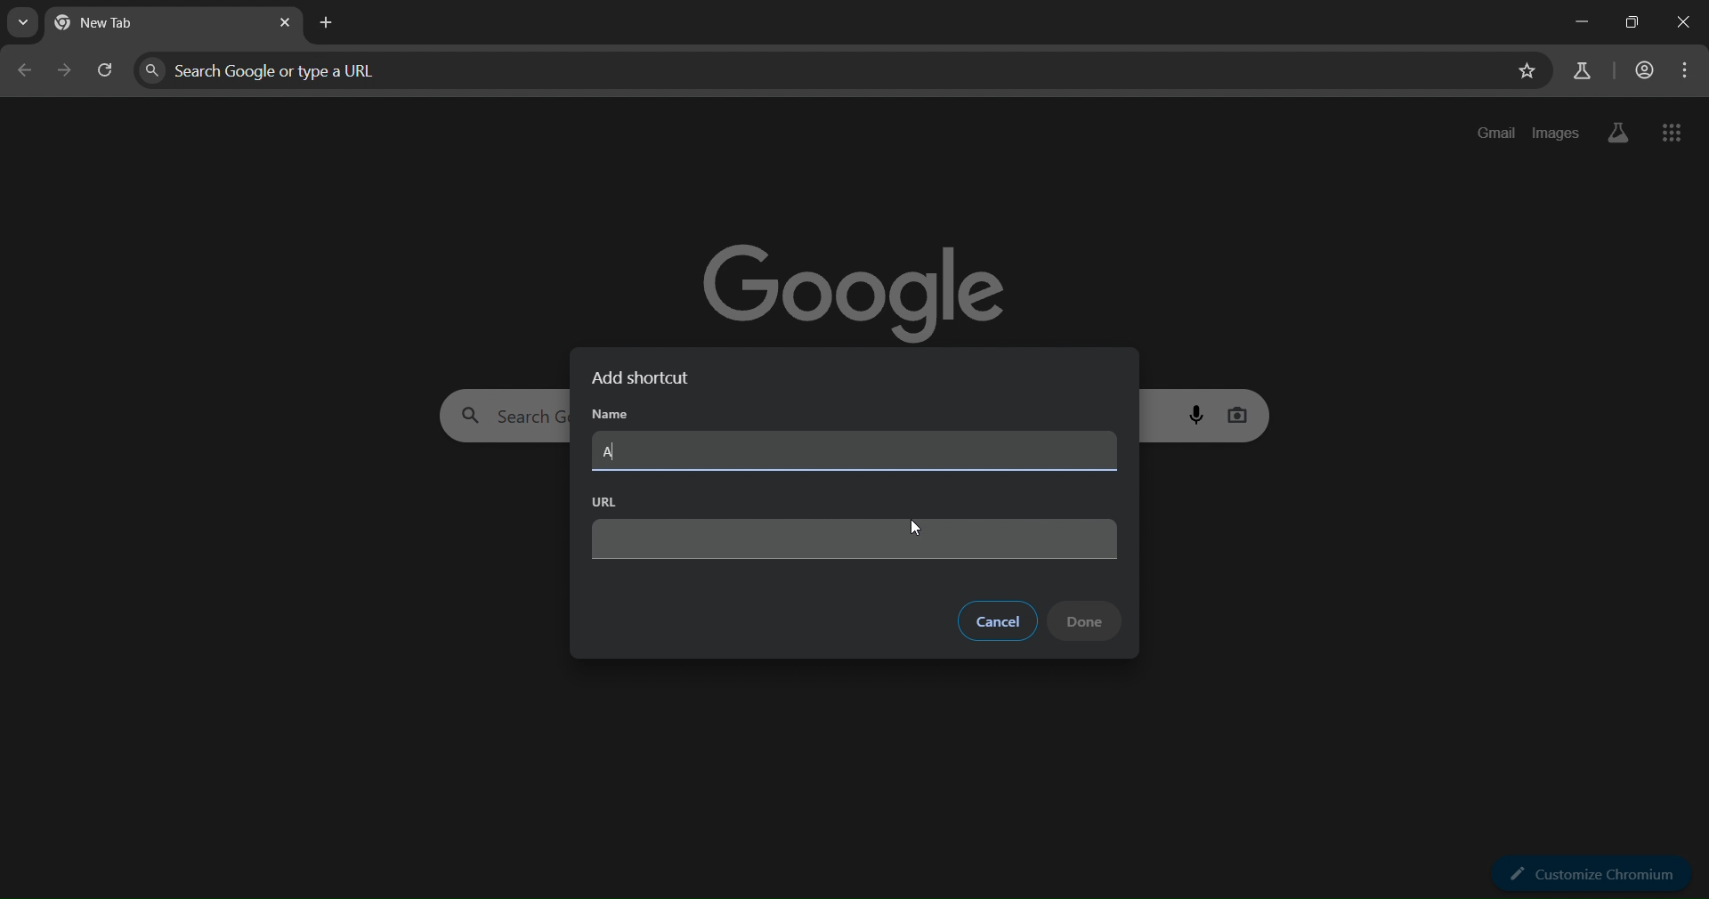 The width and height of the screenshot is (1709, 899). Describe the element at coordinates (24, 75) in the screenshot. I see `go back one page` at that location.